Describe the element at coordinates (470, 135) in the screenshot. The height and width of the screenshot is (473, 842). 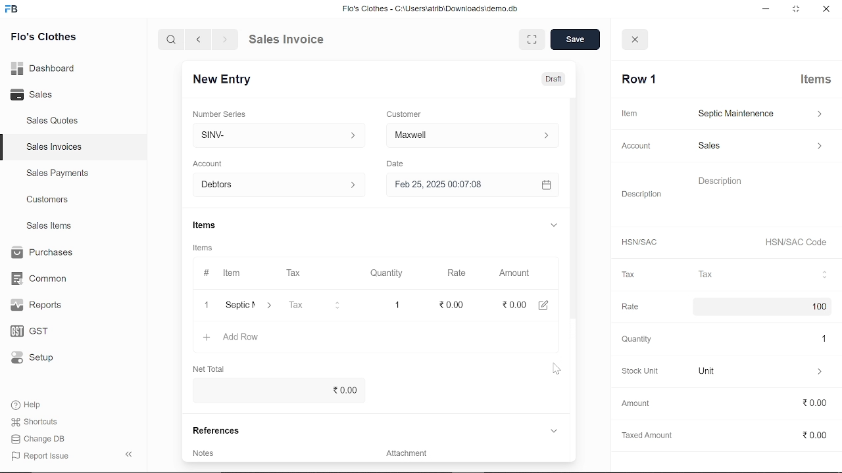
I see `Insert Customer` at that location.